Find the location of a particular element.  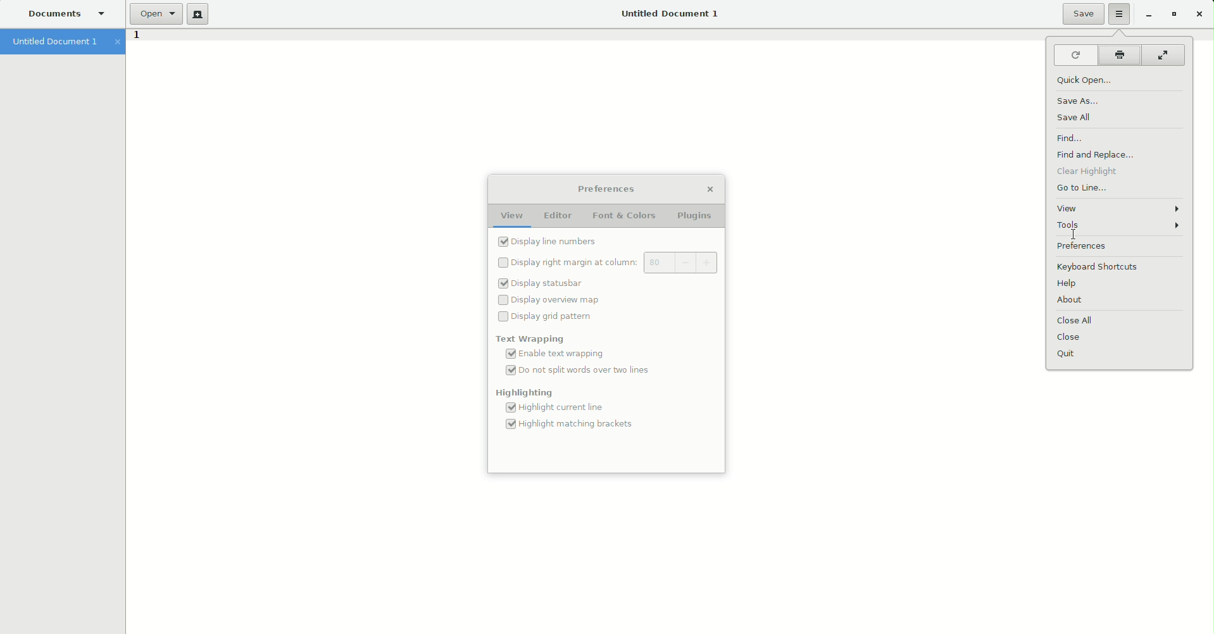

Plugins is located at coordinates (697, 216).